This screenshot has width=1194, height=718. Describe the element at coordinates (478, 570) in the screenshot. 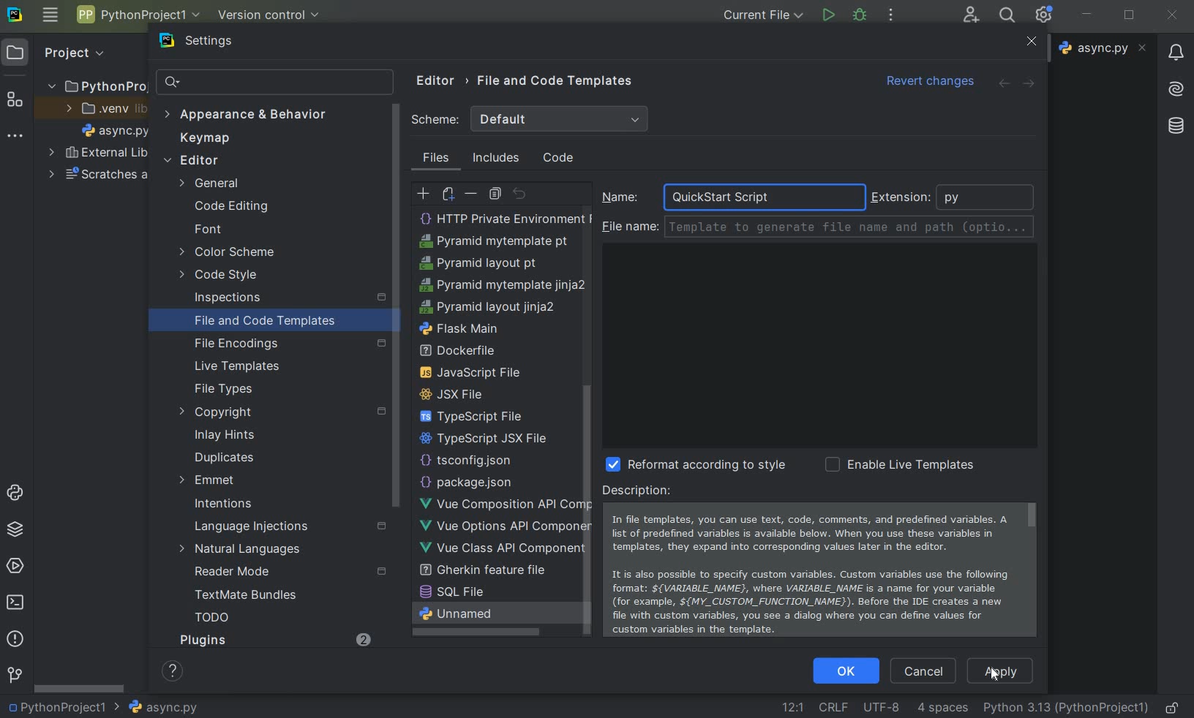

I see `pyramid layout pt` at that location.